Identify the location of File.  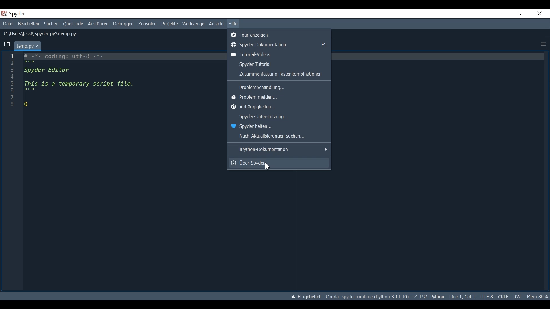
(8, 23).